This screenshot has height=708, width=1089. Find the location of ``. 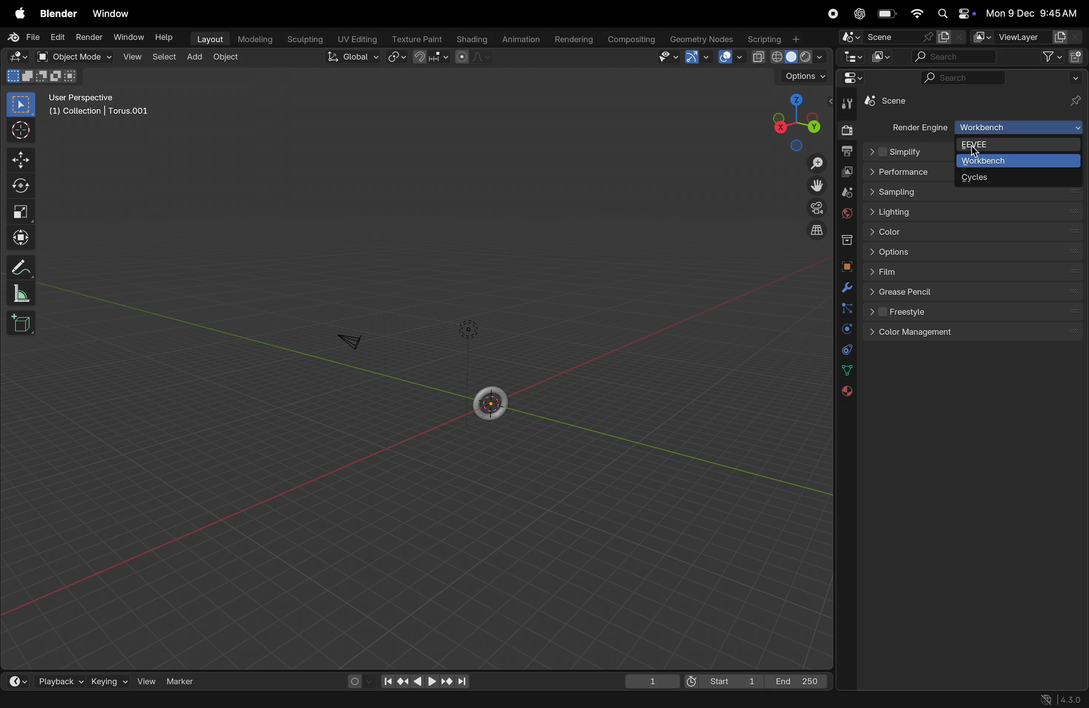

 is located at coordinates (892, 150).